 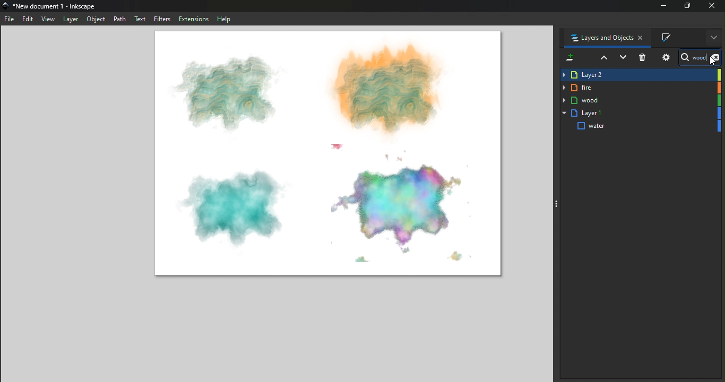 I want to click on Filters, so click(x=163, y=19).